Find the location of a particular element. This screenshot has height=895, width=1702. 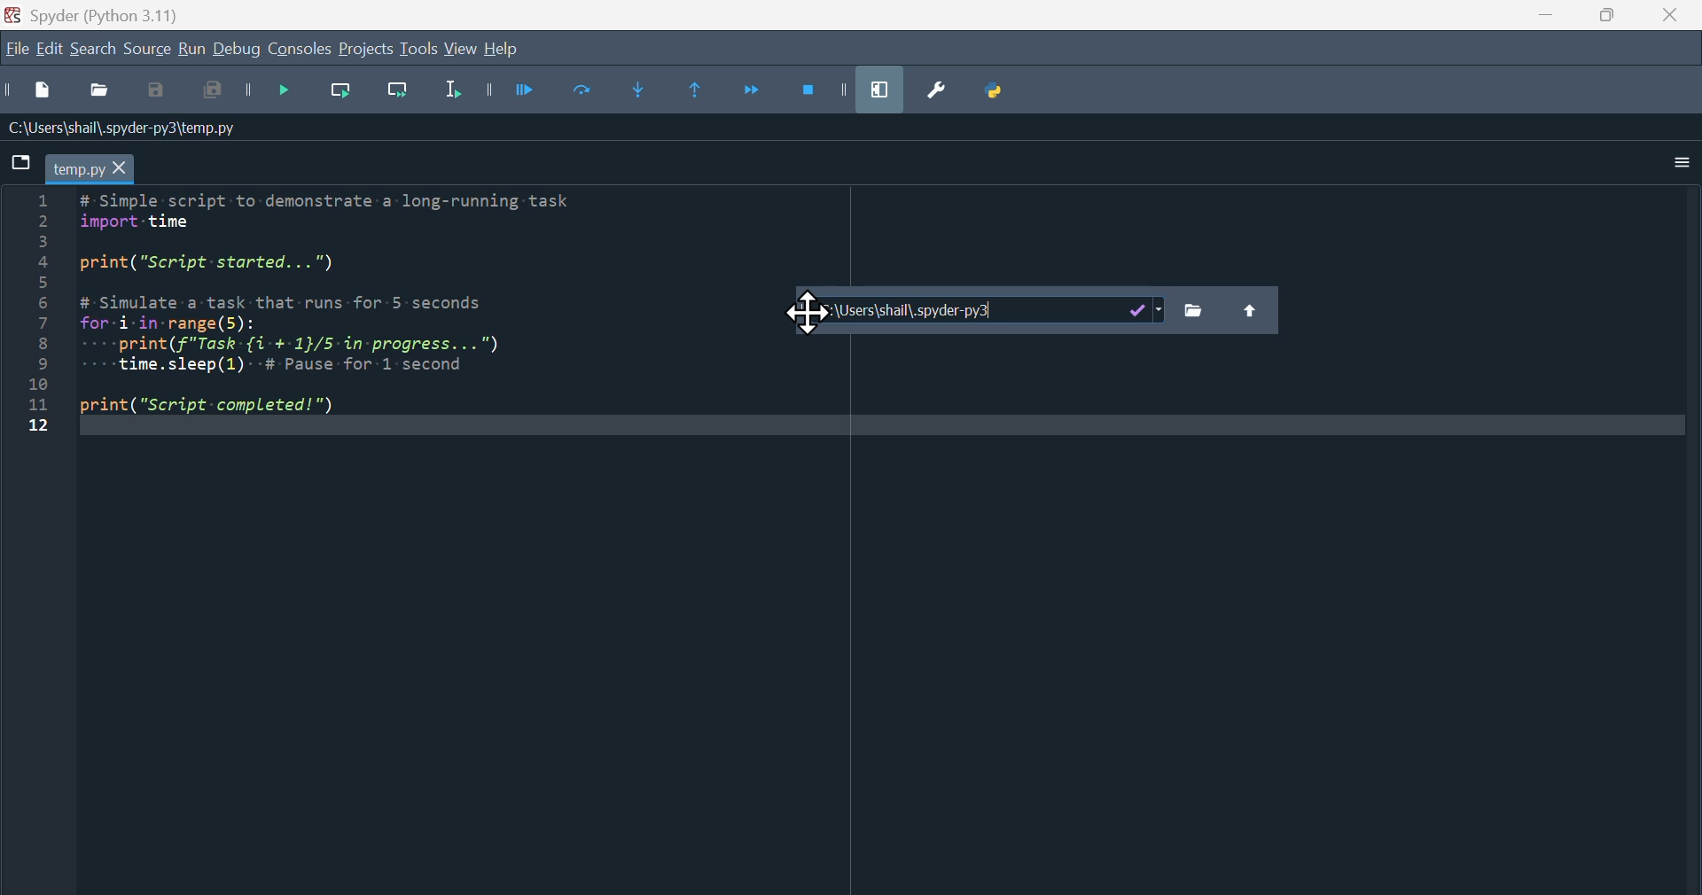

spyder is located at coordinates (111, 15).